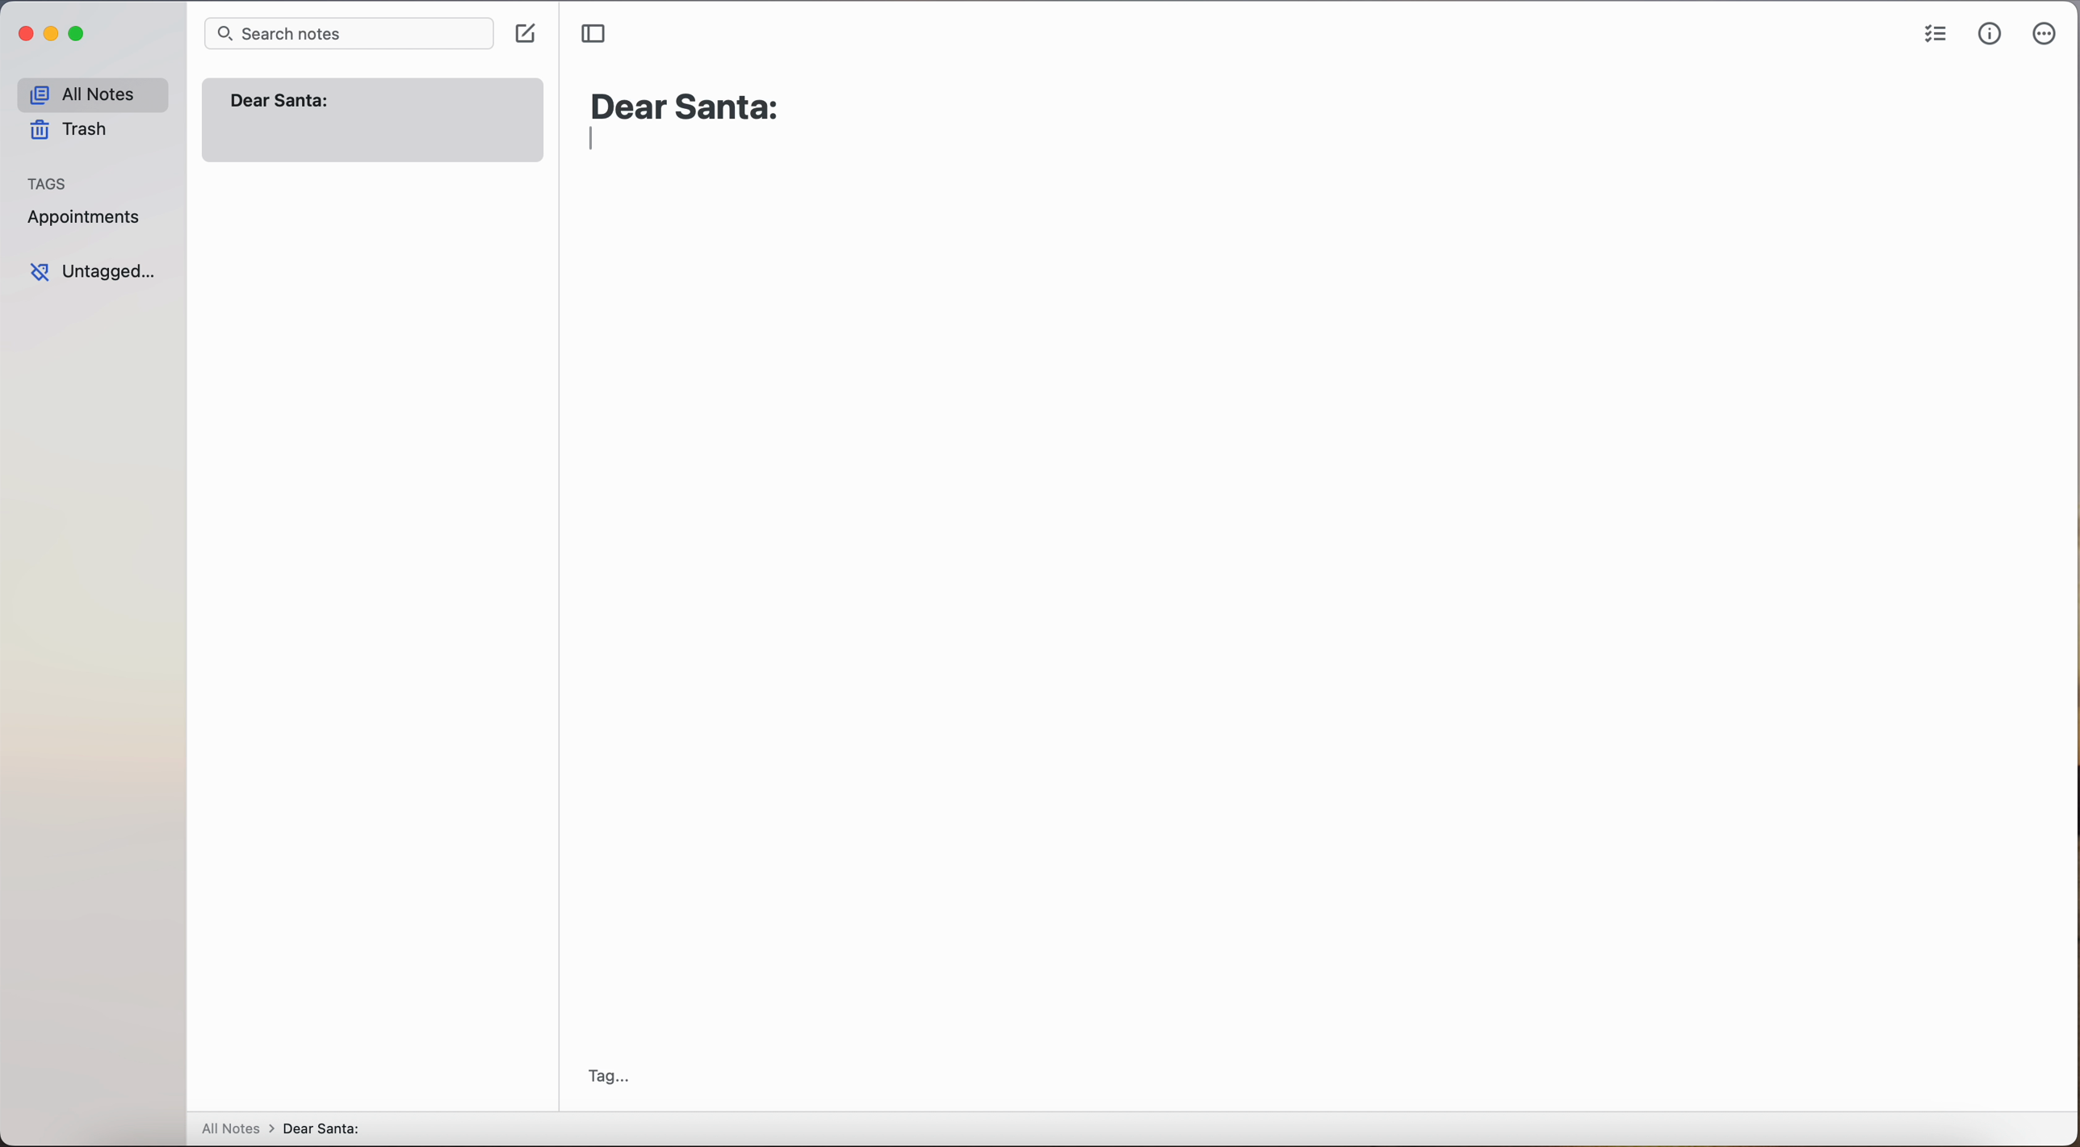 This screenshot has width=2080, height=1147. I want to click on close app, so click(24, 37).